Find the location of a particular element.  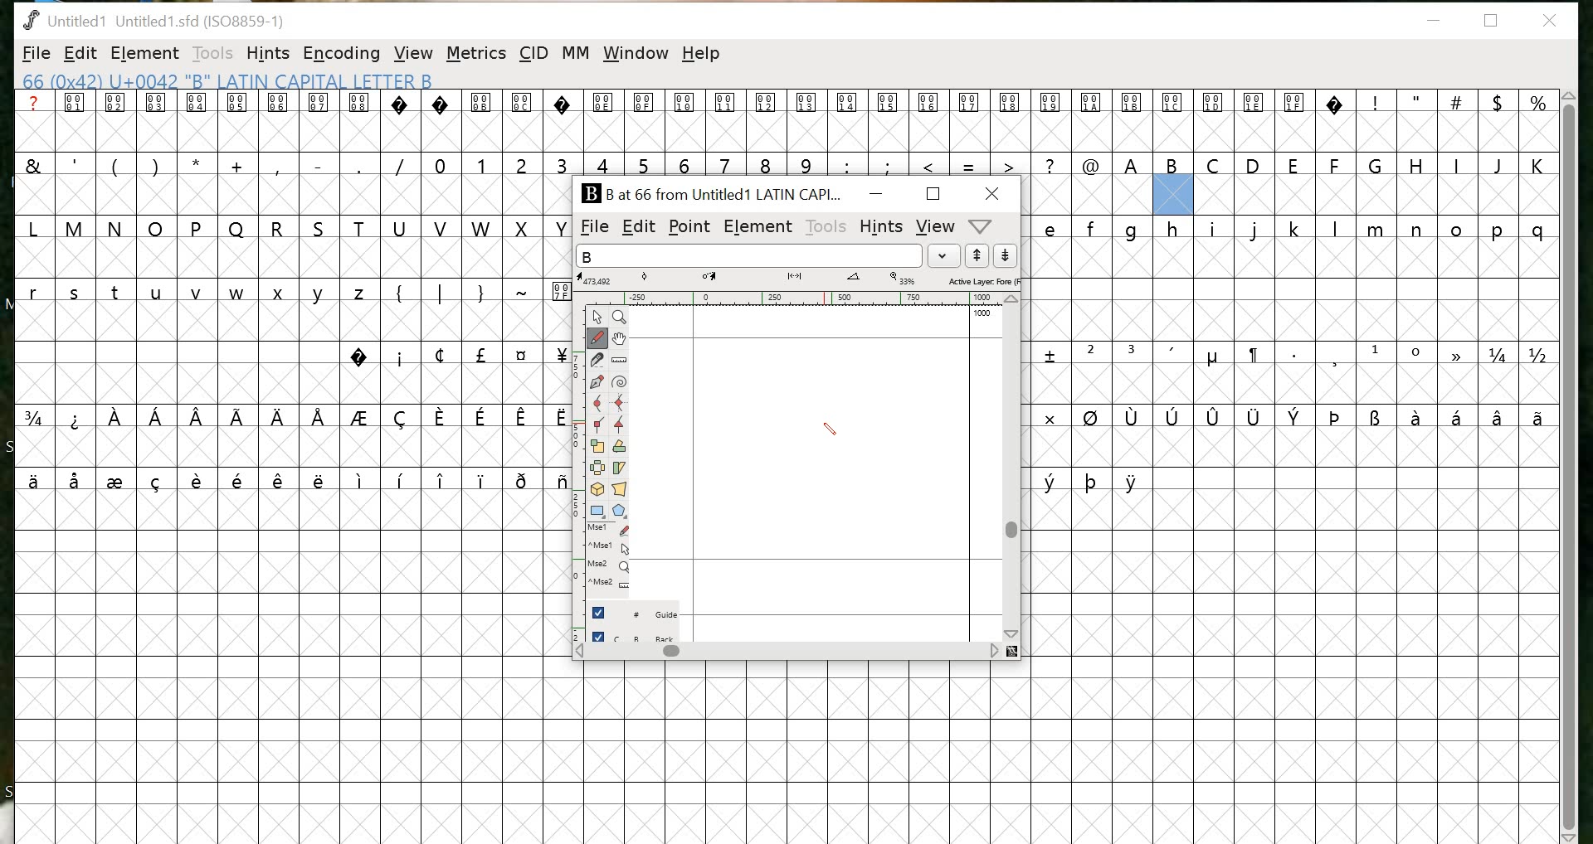

Point is located at coordinates (598, 318).